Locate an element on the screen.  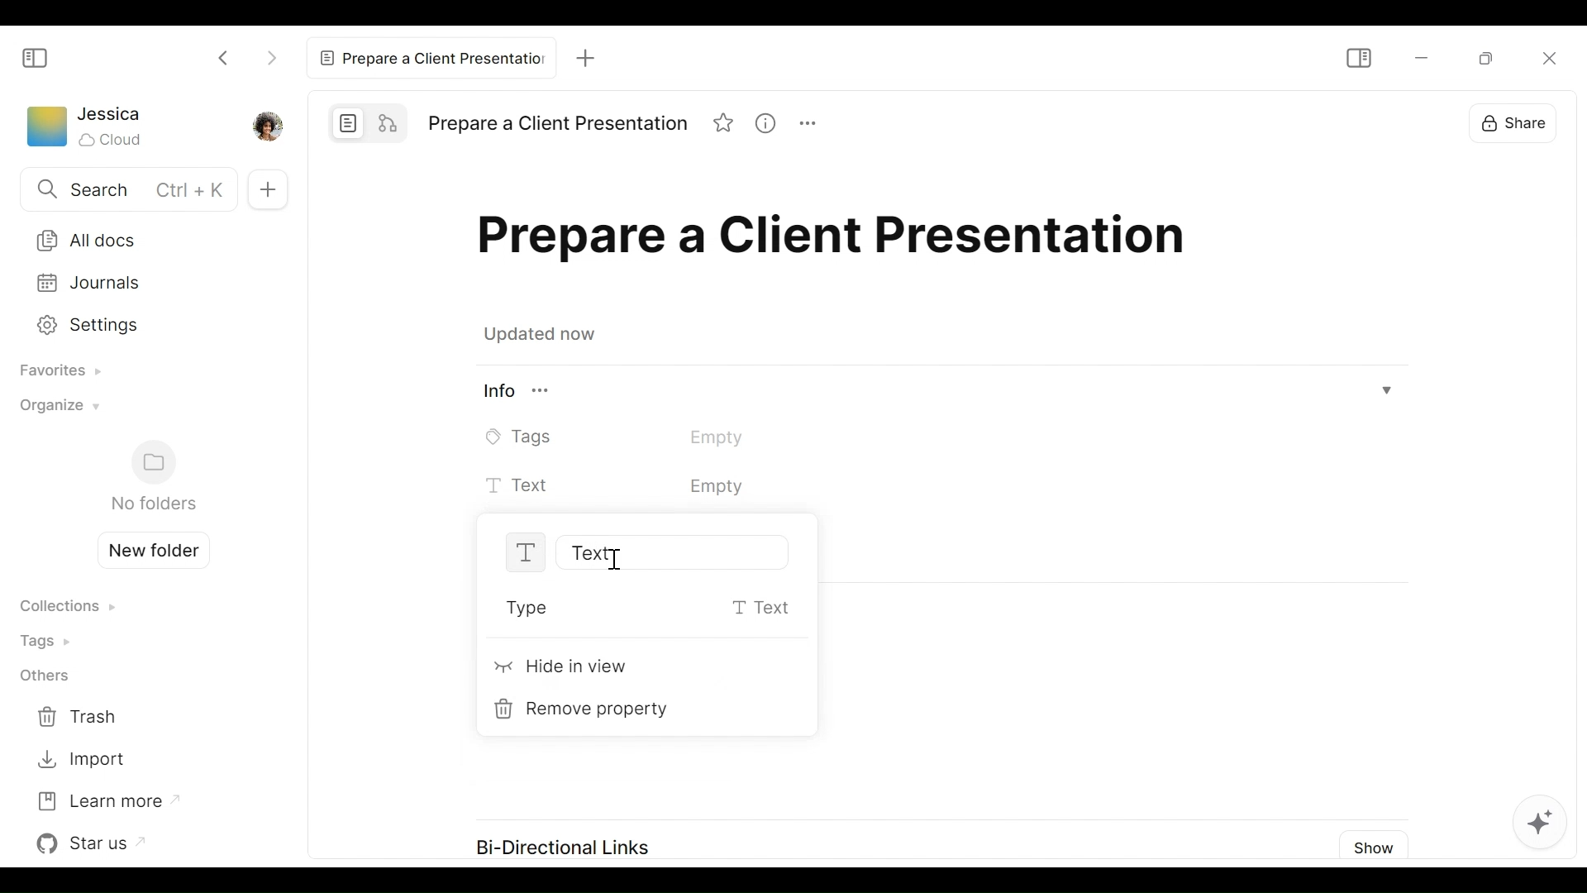
Title is located at coordinates (557, 124).